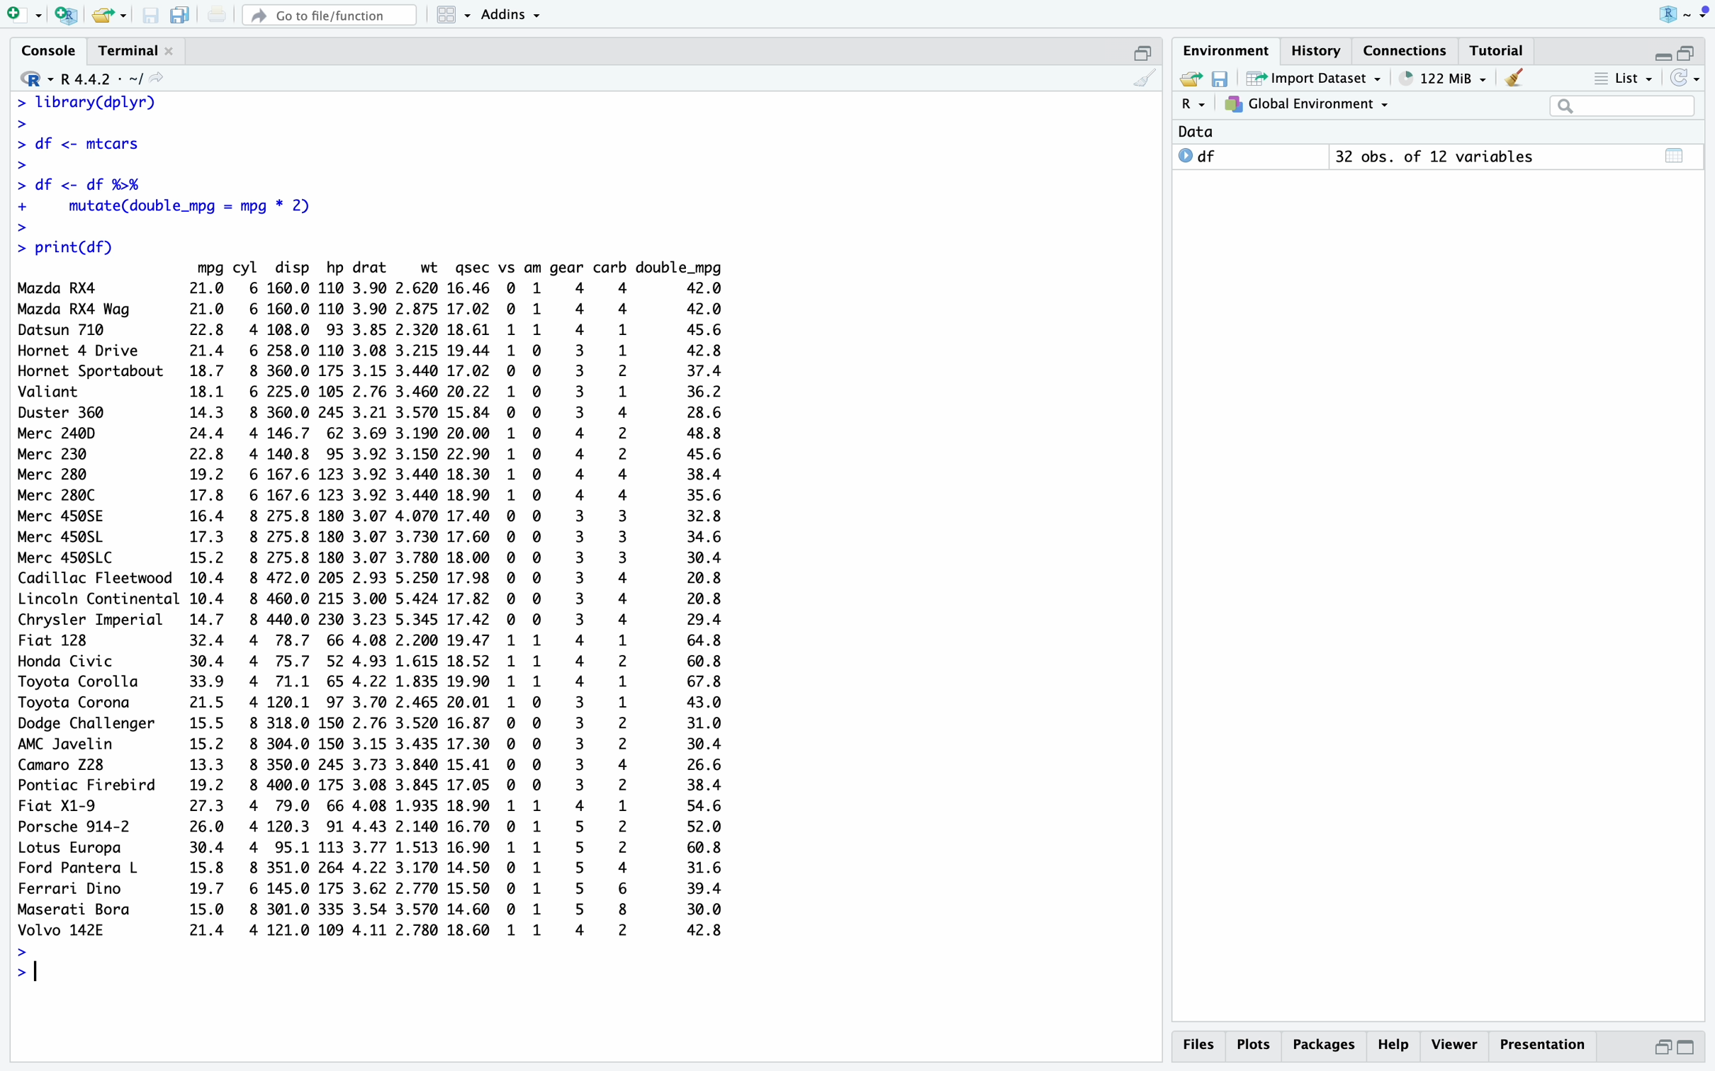  Describe the element at coordinates (51, 51) in the screenshot. I see `console` at that location.